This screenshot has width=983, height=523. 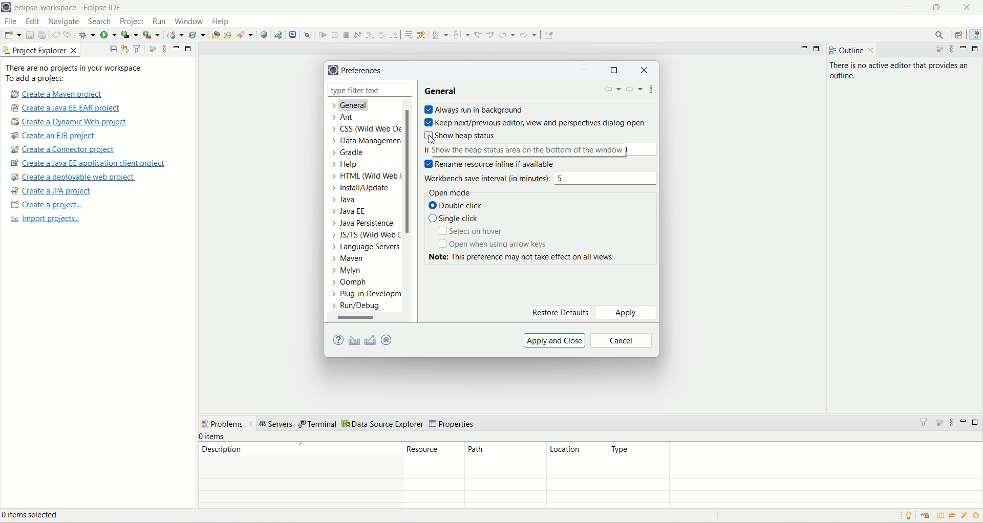 What do you see at coordinates (264, 35) in the screenshot?
I see `open web service` at bounding box center [264, 35].